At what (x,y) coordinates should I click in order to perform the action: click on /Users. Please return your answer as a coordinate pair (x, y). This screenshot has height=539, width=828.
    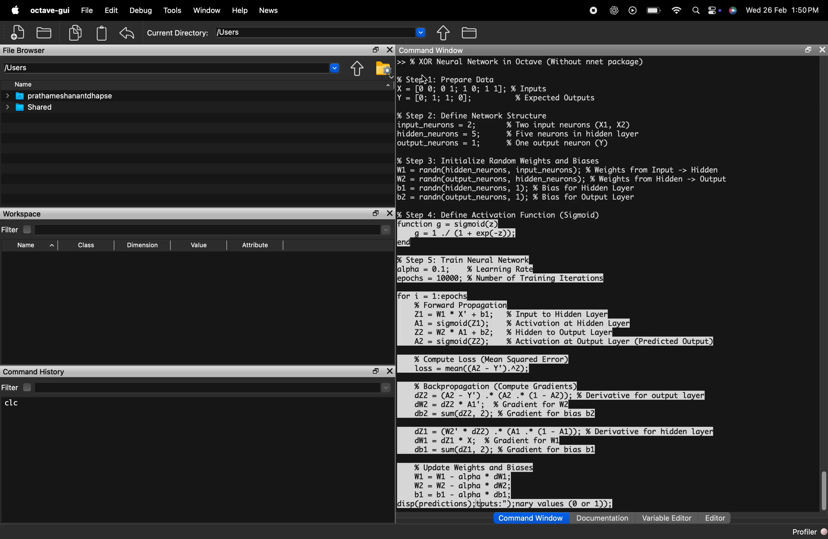
    Looking at the image, I should click on (321, 32).